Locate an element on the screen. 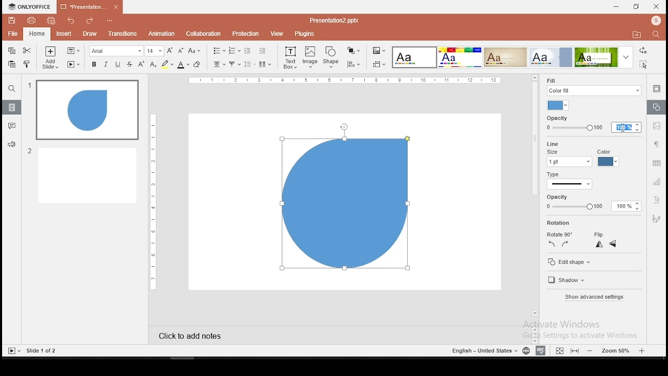  replace is located at coordinates (643, 52).